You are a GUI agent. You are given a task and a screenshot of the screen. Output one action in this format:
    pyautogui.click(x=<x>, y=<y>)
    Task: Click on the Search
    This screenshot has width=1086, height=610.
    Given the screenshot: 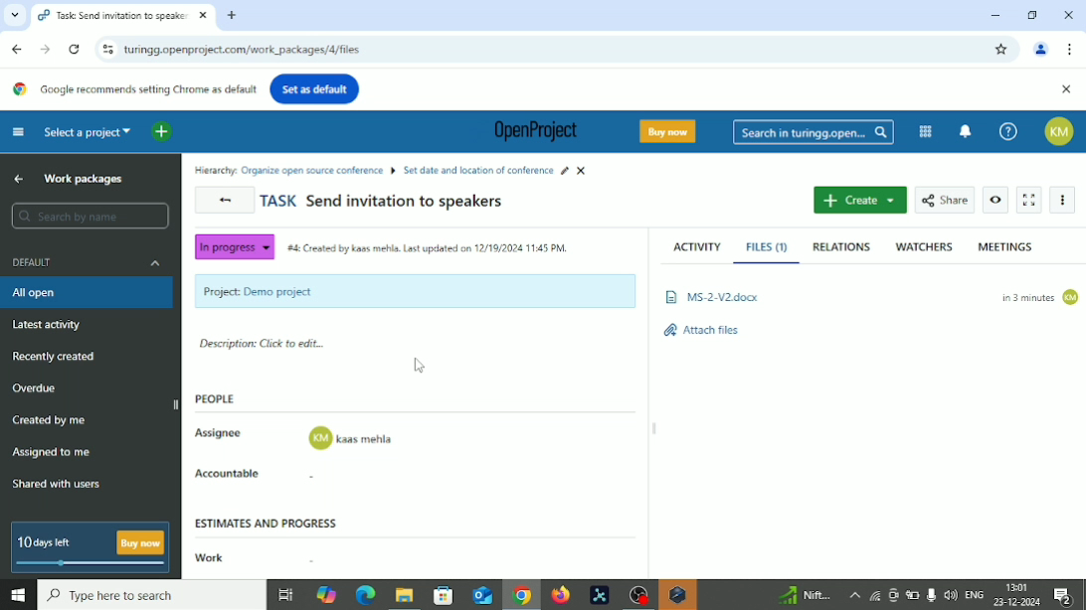 What is the action you would take?
    pyautogui.click(x=90, y=217)
    